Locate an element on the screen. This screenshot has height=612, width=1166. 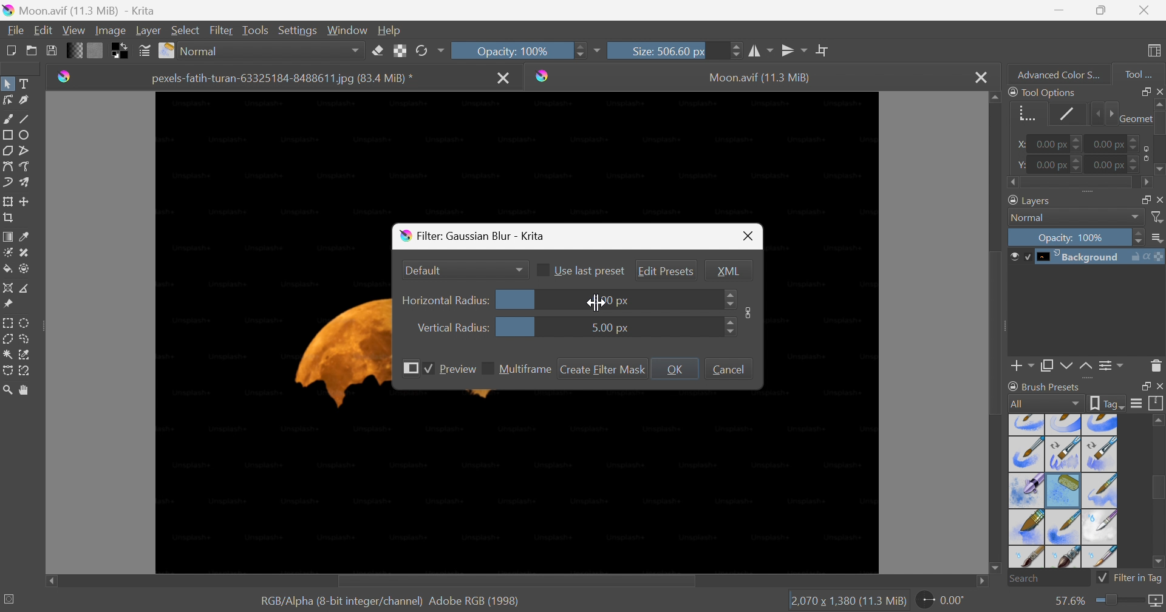
pexels-fatih-turan-63325184-8488611.jpg (83.4 MiB) *) is located at coordinates (283, 79).